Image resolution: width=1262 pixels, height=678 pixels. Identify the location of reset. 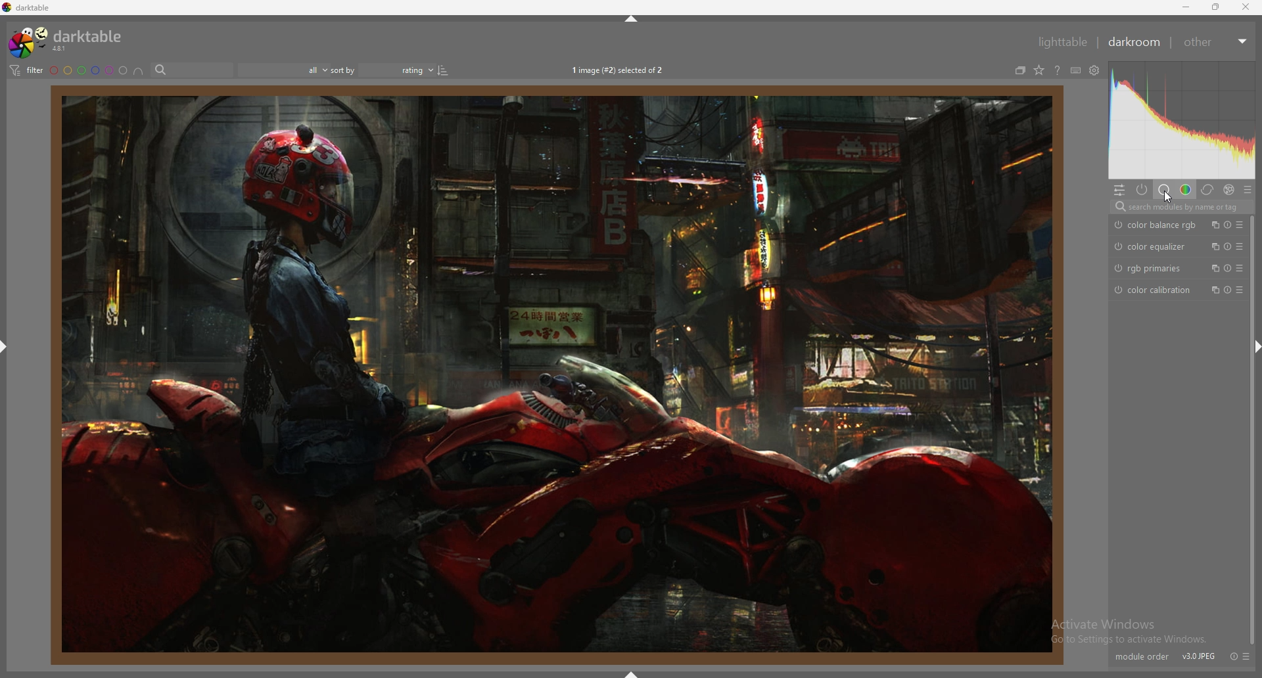
(1228, 269).